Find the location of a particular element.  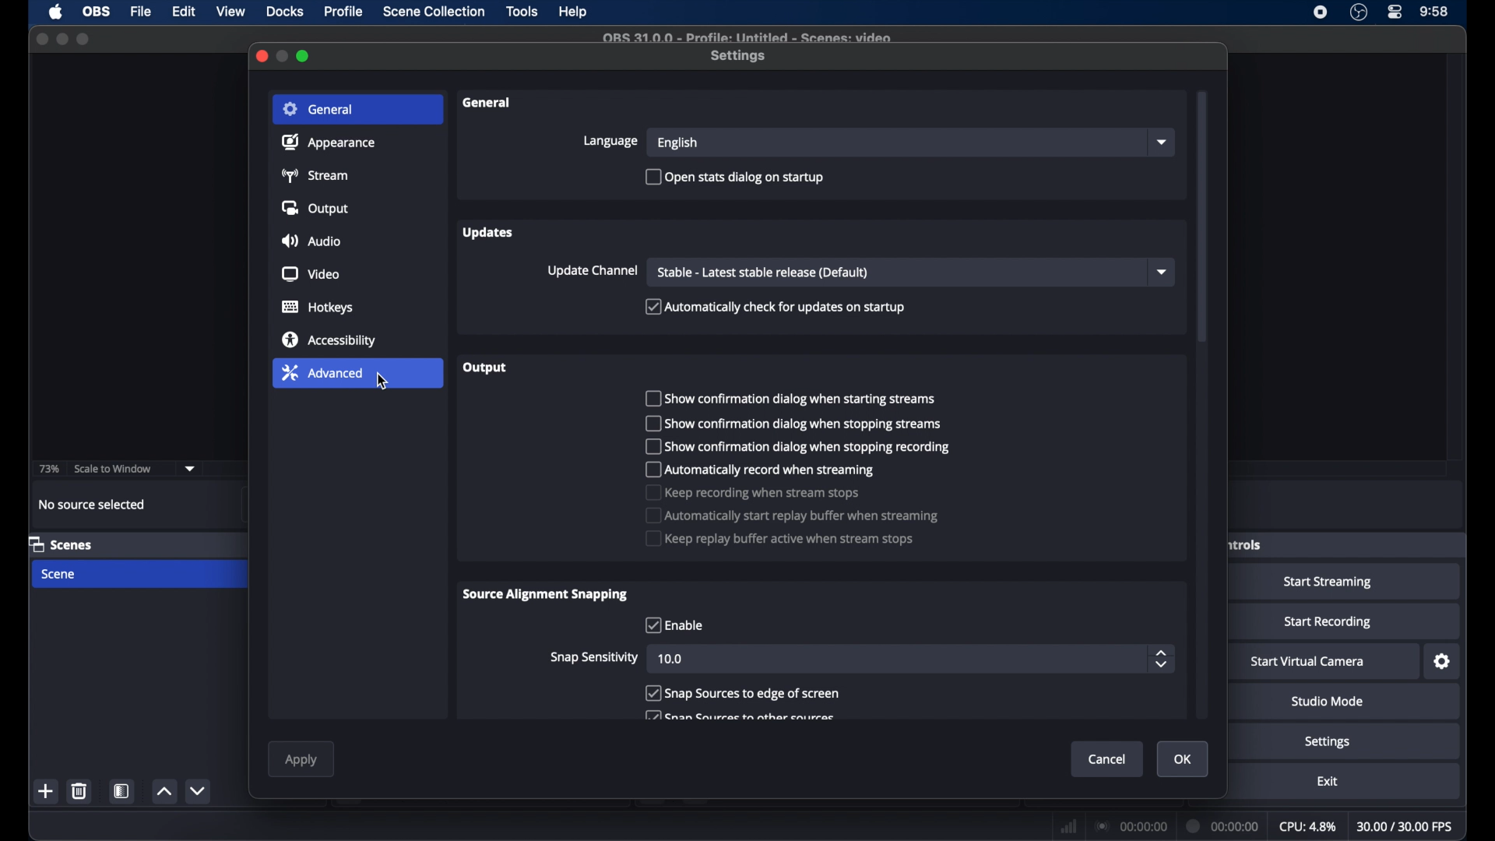

maximize is located at coordinates (83, 40).